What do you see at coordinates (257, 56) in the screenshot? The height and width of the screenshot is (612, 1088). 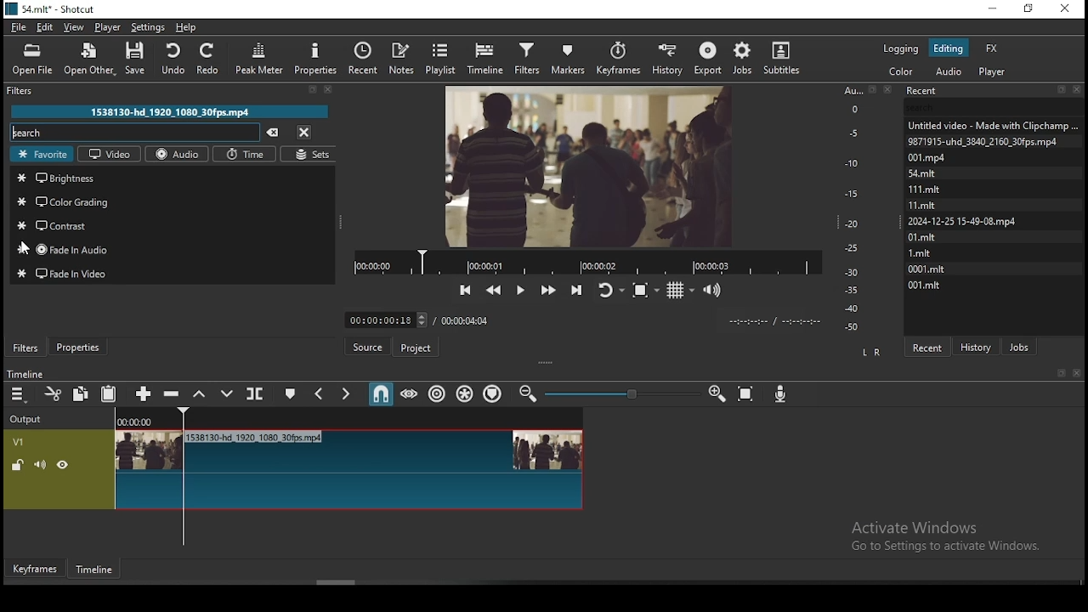 I see `peak meter` at bounding box center [257, 56].